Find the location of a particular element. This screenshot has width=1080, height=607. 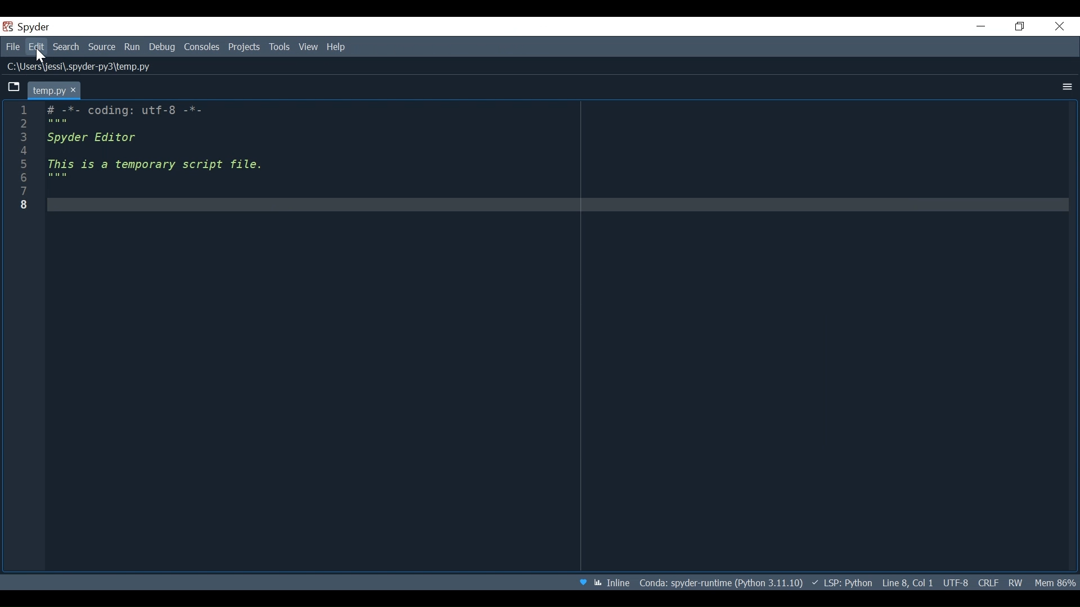

Tools is located at coordinates (280, 48).